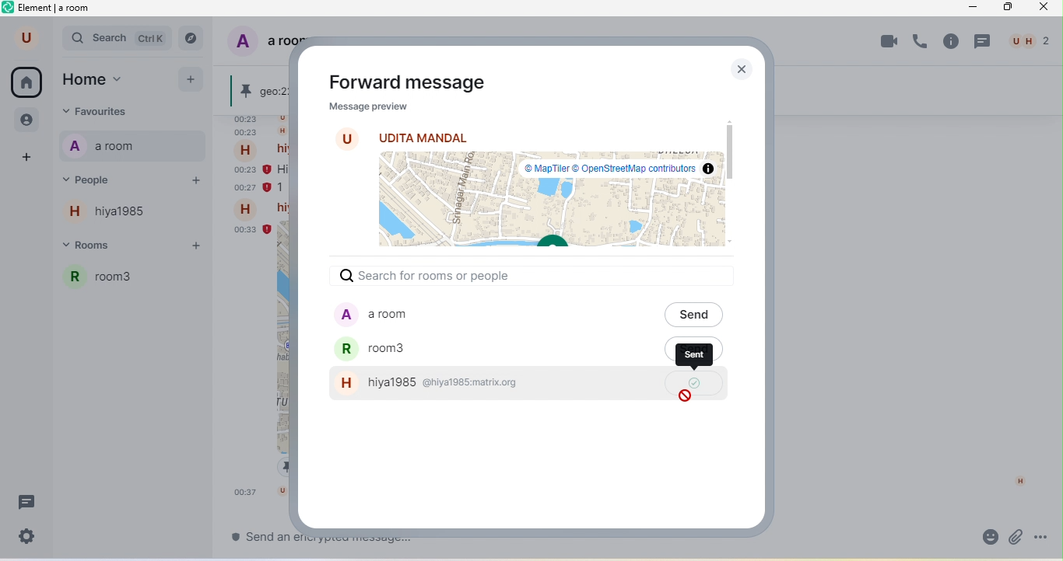  I want to click on minimize, so click(974, 9).